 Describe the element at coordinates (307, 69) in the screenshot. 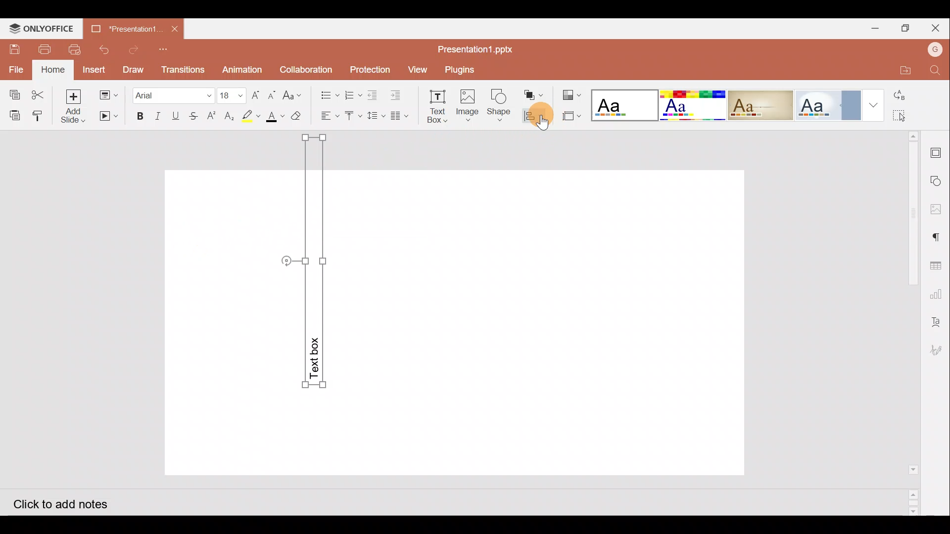

I see `Collaboration` at that location.